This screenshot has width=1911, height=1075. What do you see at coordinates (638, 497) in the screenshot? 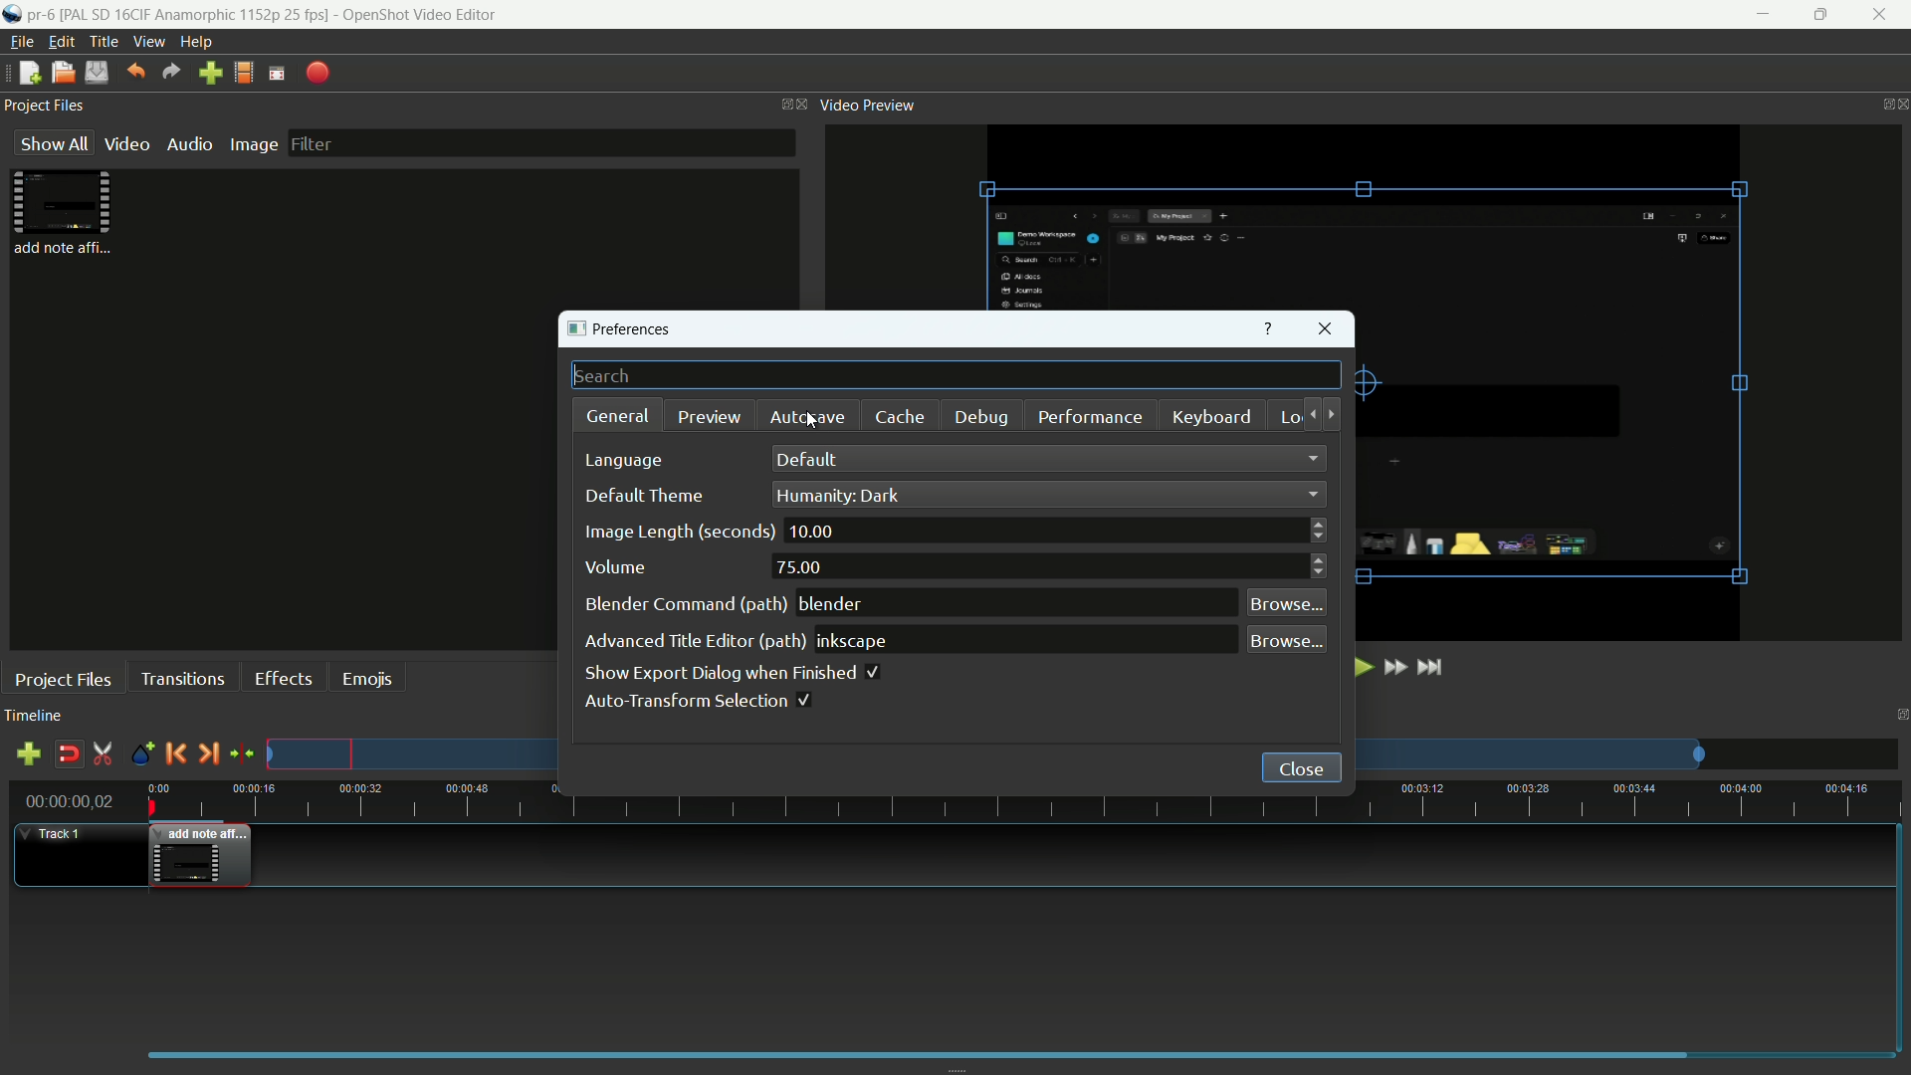
I see `default theme` at bounding box center [638, 497].